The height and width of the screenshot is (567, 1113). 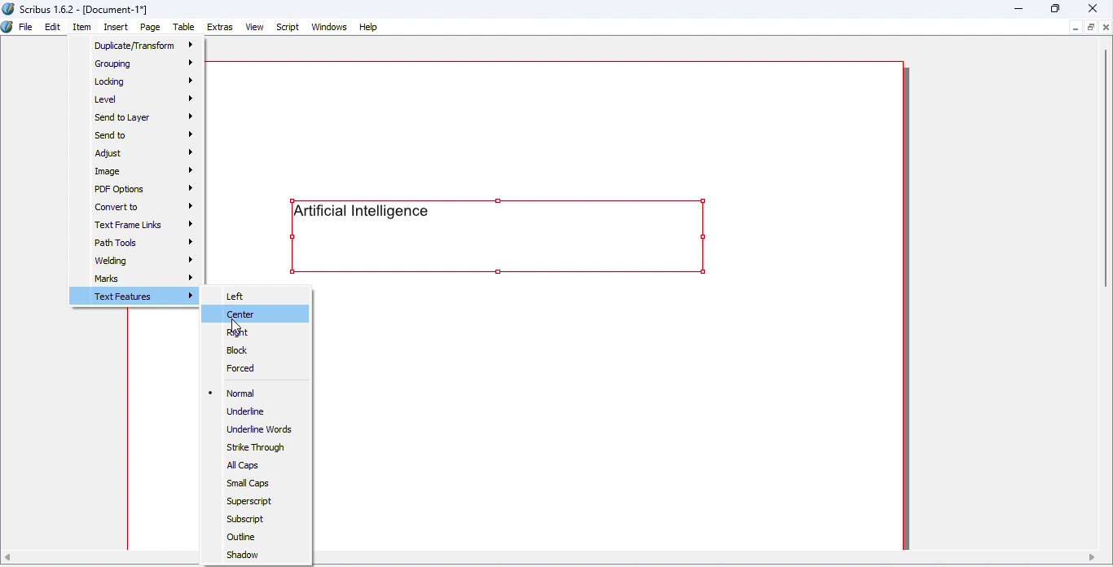 What do you see at coordinates (81, 28) in the screenshot?
I see `Item` at bounding box center [81, 28].